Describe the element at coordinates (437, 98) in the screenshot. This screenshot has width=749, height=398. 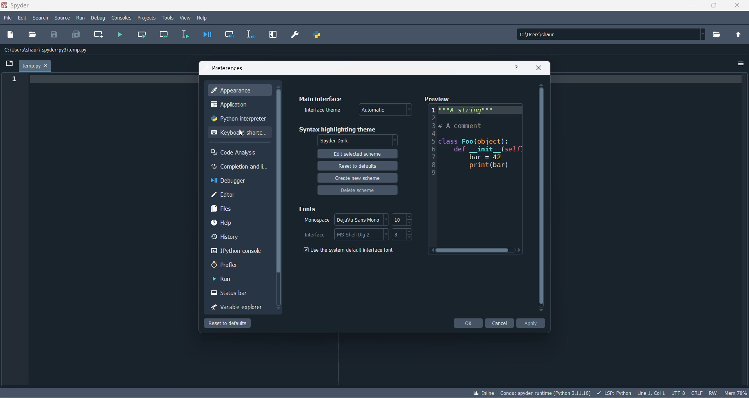
I see `preview text` at that location.